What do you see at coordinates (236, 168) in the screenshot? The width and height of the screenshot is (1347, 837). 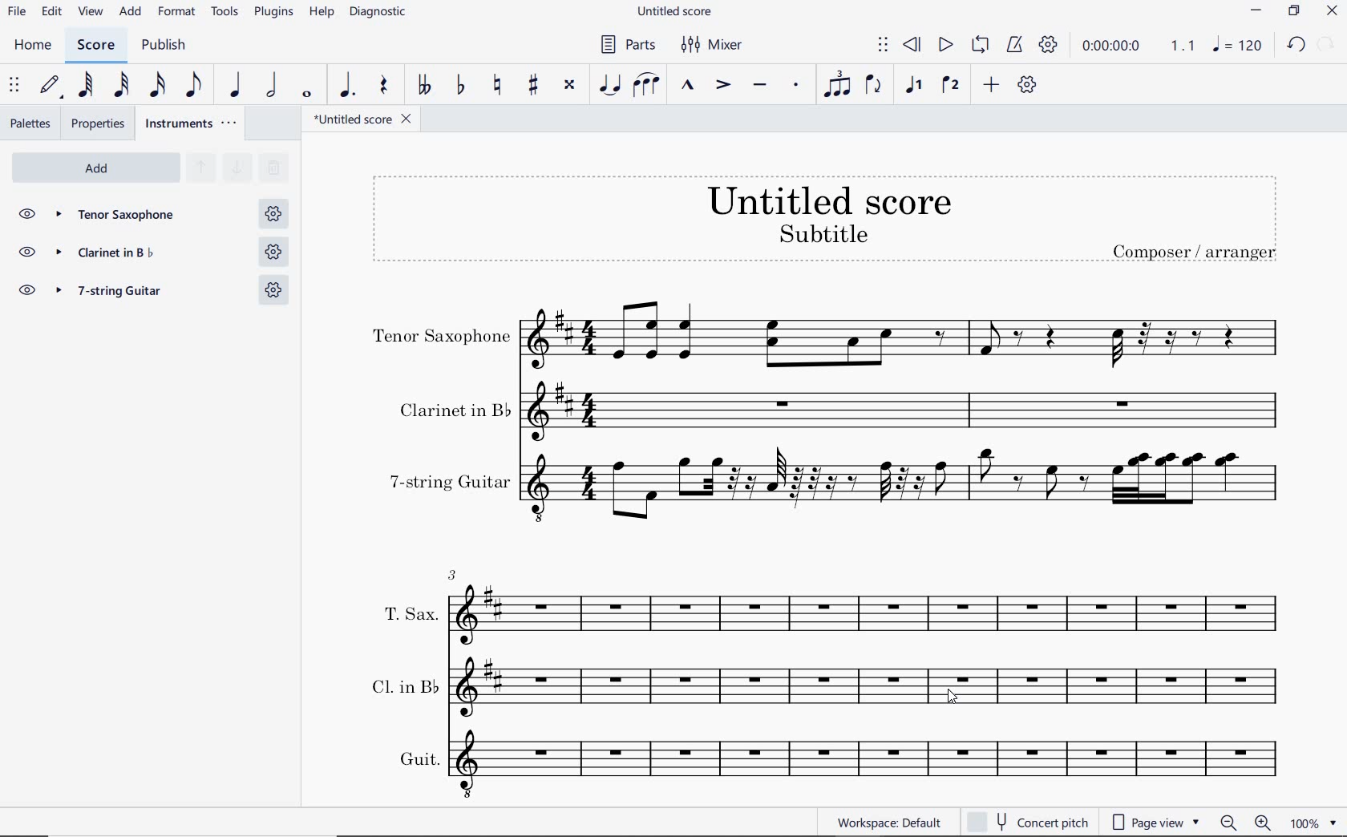 I see `down` at bounding box center [236, 168].